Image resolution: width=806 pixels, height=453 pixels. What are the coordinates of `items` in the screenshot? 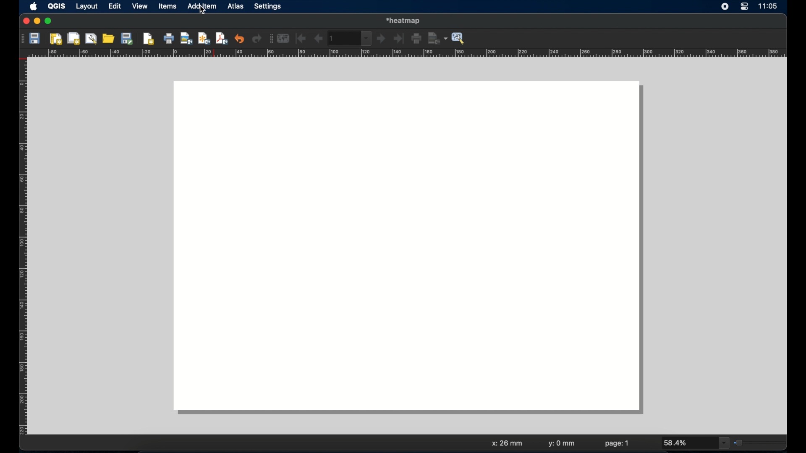 It's located at (167, 7).